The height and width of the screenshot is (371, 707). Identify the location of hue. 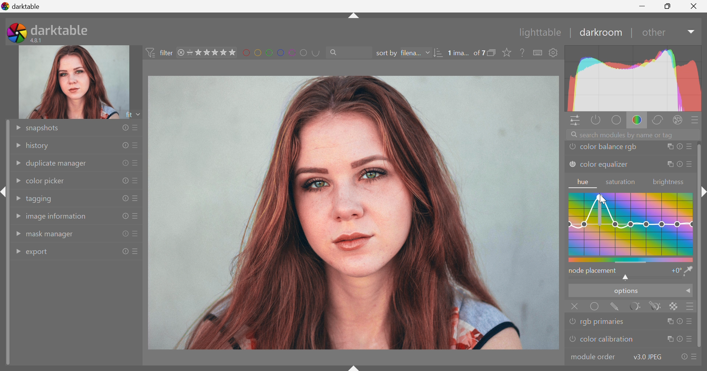
(631, 226).